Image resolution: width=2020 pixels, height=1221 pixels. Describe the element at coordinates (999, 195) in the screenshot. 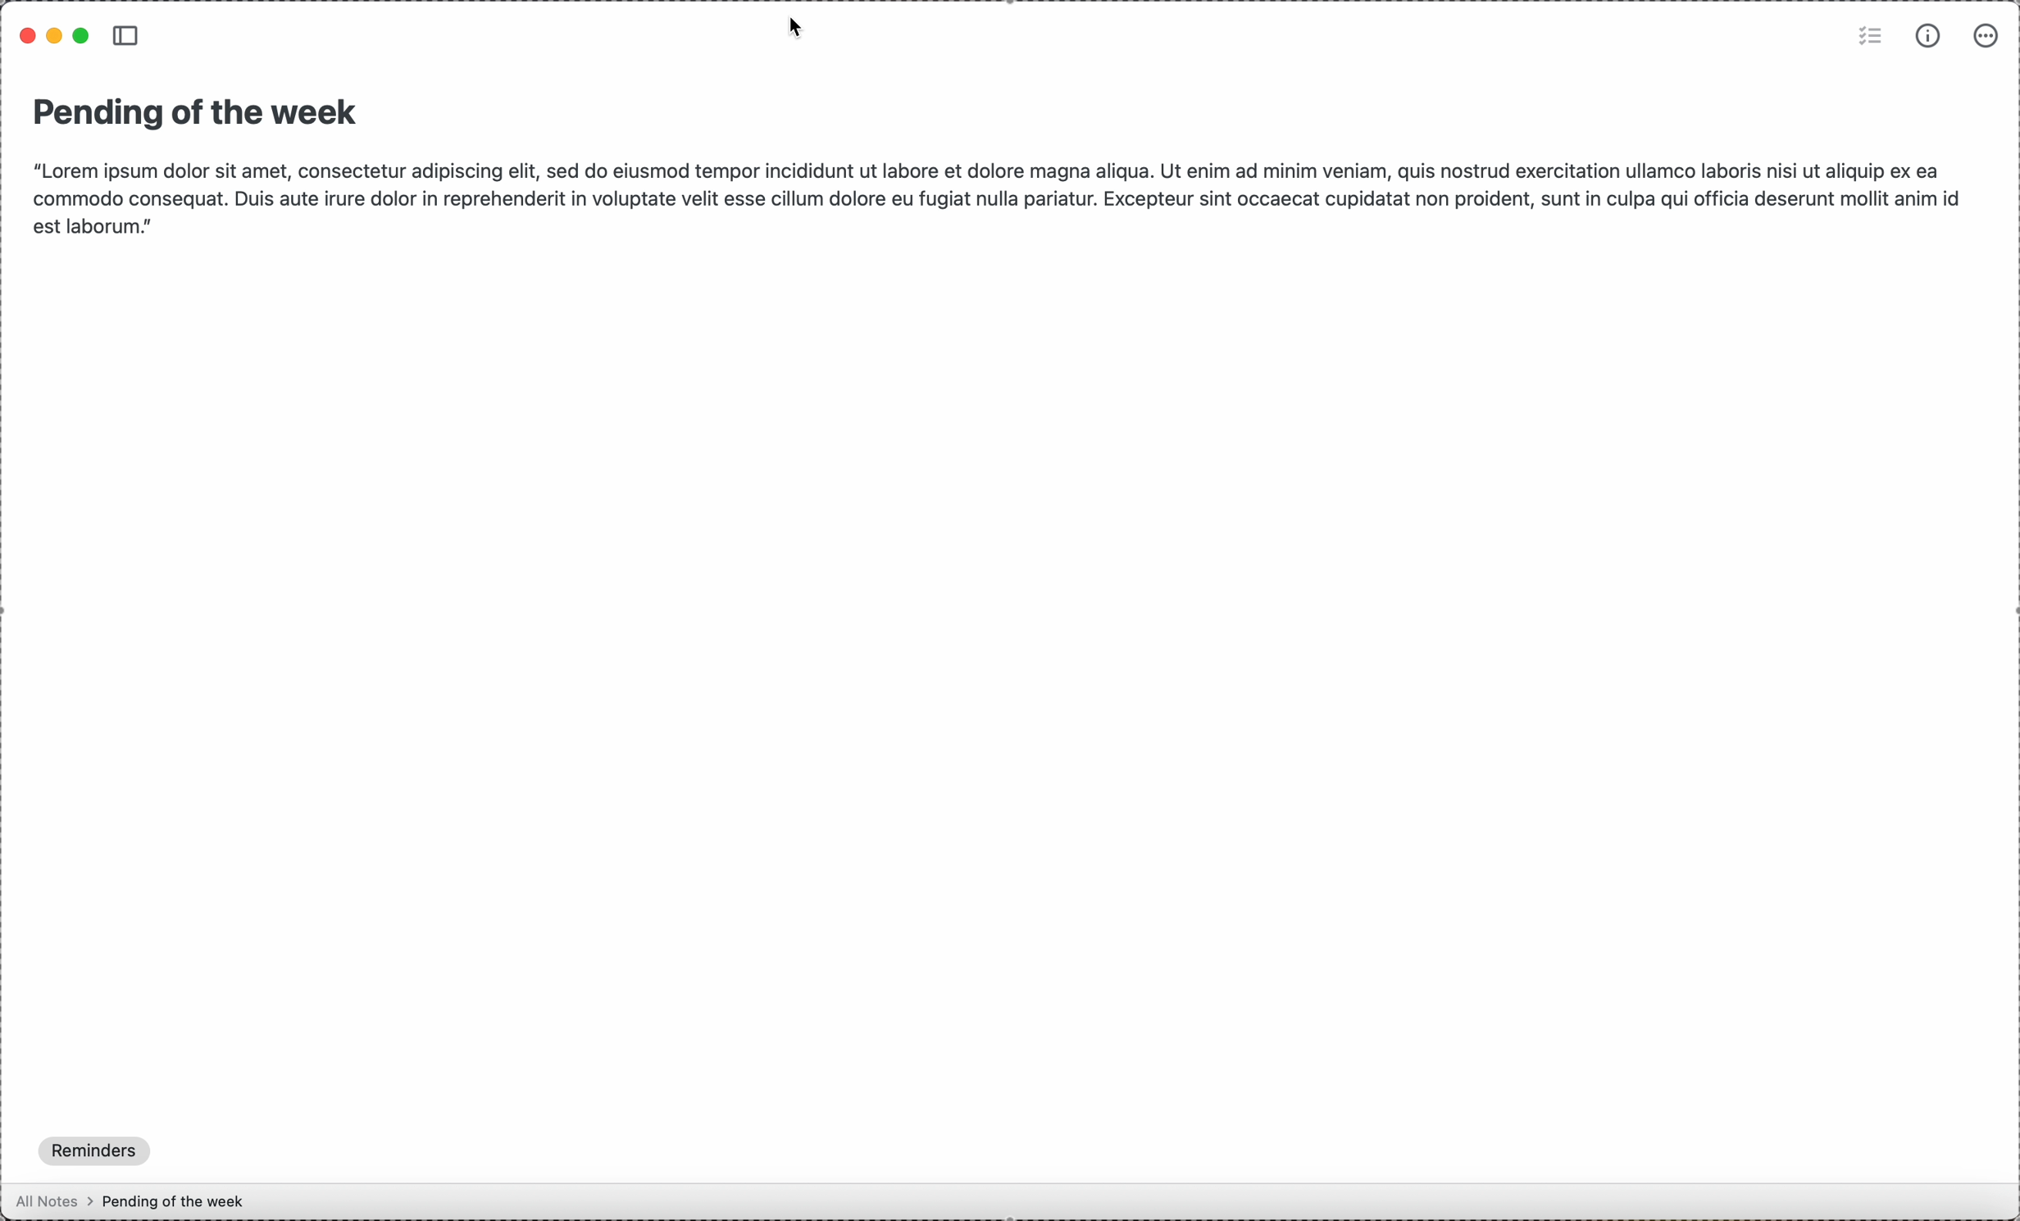

I see `“Lorem ipsum dolor sit amet, consectetur adipiscing elit, sed do eiusmod tempor incididunt ut labore et dolore magna aliqua. Ut enim ad minim veniam,
quis nostrud exercitation ullamco laboris nisi ut aliquip ex ea commodo consequat. Duis aute irure dolor in reprehenderit in voluptate velit esse cillum
dolore eu fugiat nulla pariatur. Excepteur sint occaecat cupidatat non proident, sunt in culpa qui officia deserunt mollit anim id est laborum.”` at that location.